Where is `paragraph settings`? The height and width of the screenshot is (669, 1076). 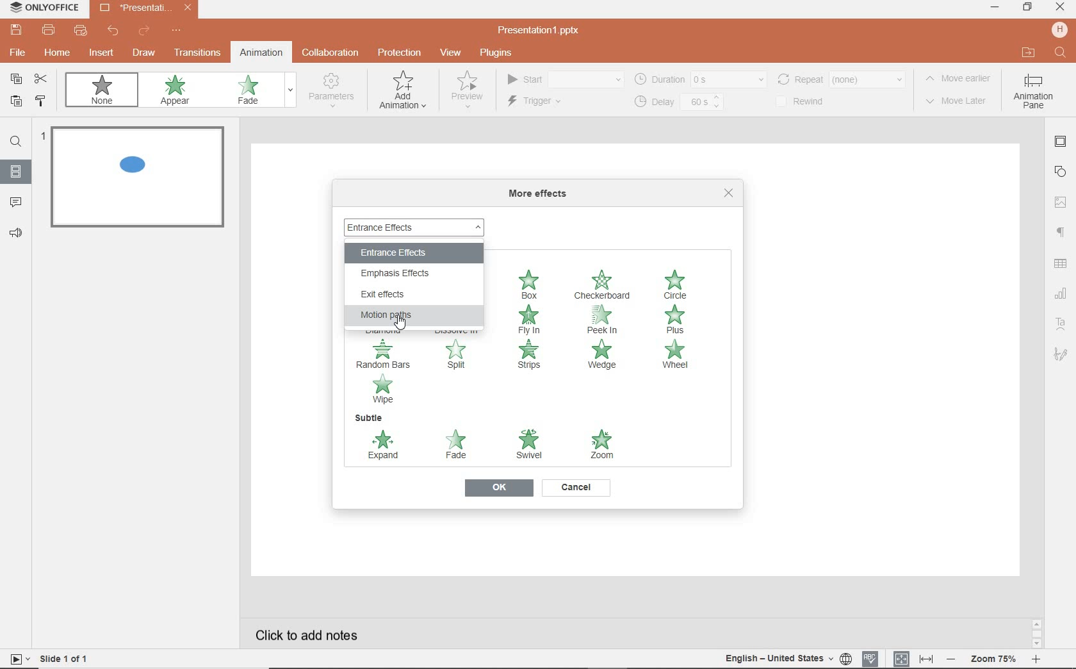 paragraph settings is located at coordinates (1060, 233).